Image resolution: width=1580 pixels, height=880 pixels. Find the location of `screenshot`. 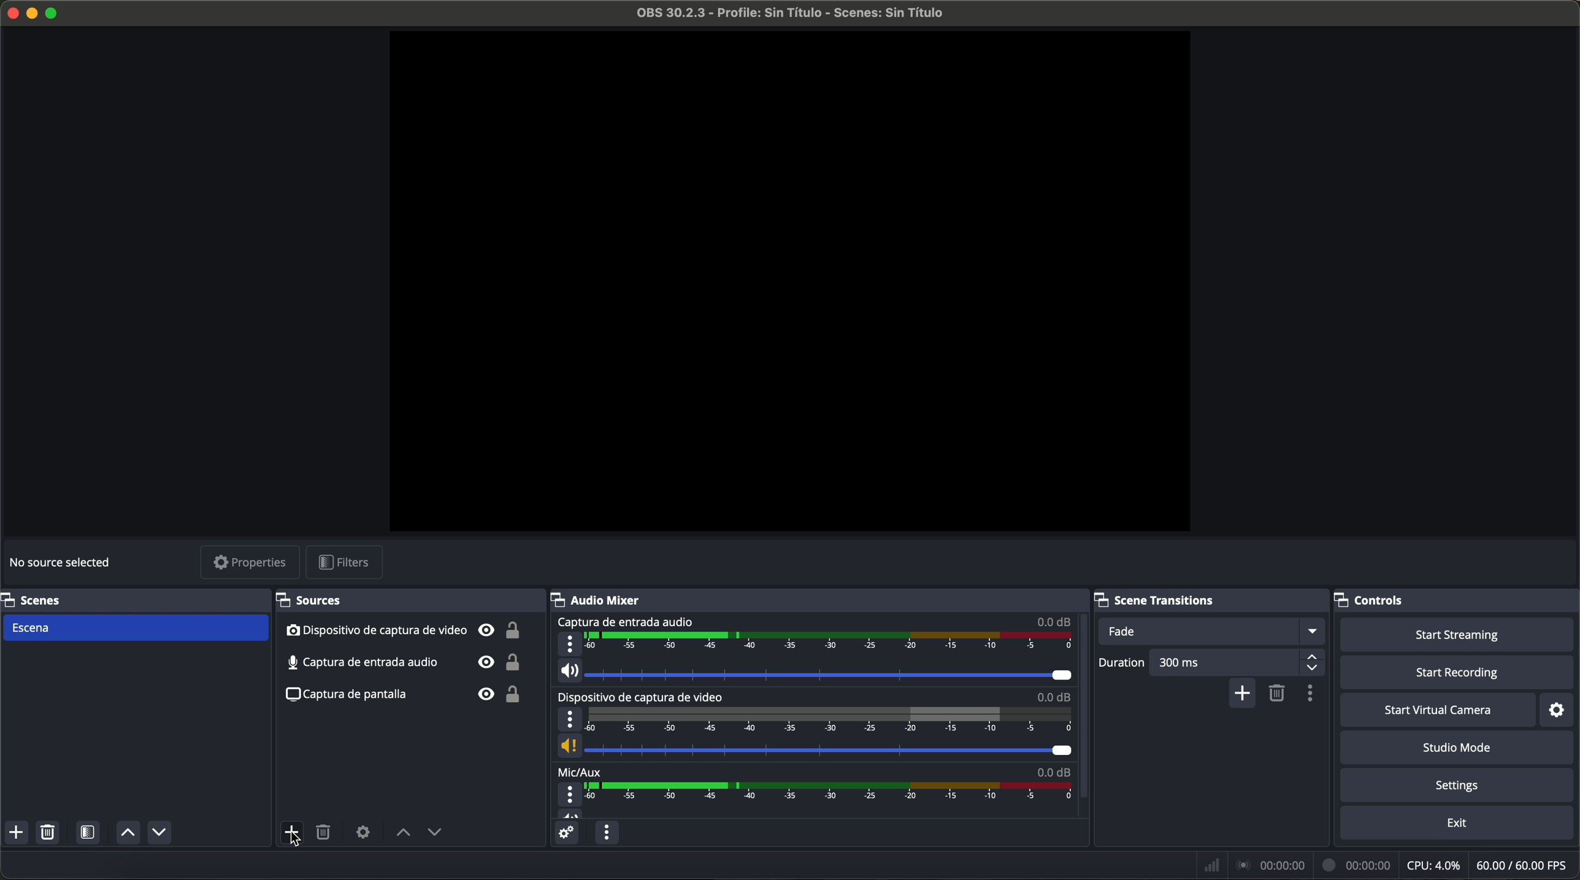

screenshot is located at coordinates (402, 695).